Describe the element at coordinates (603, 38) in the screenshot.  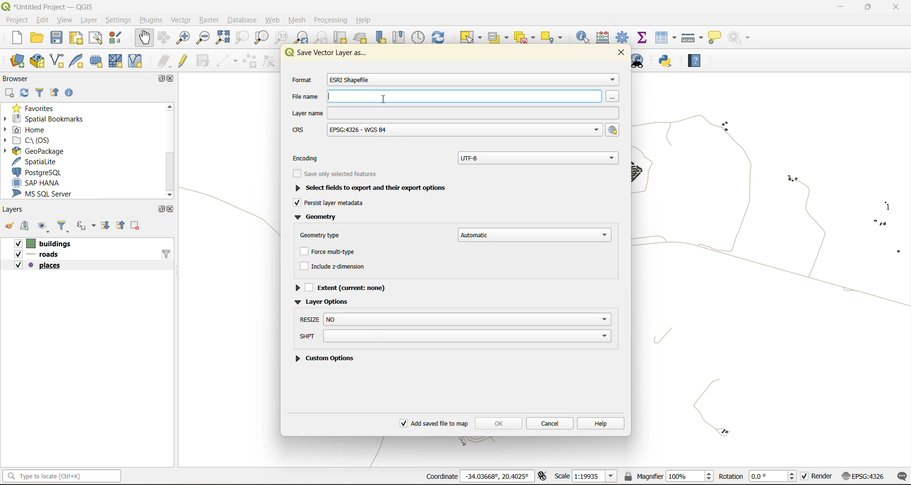
I see `calculator` at that location.